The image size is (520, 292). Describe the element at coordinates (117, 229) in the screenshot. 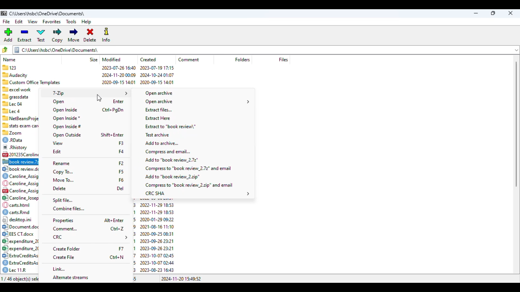

I see `shortcut for comment` at that location.